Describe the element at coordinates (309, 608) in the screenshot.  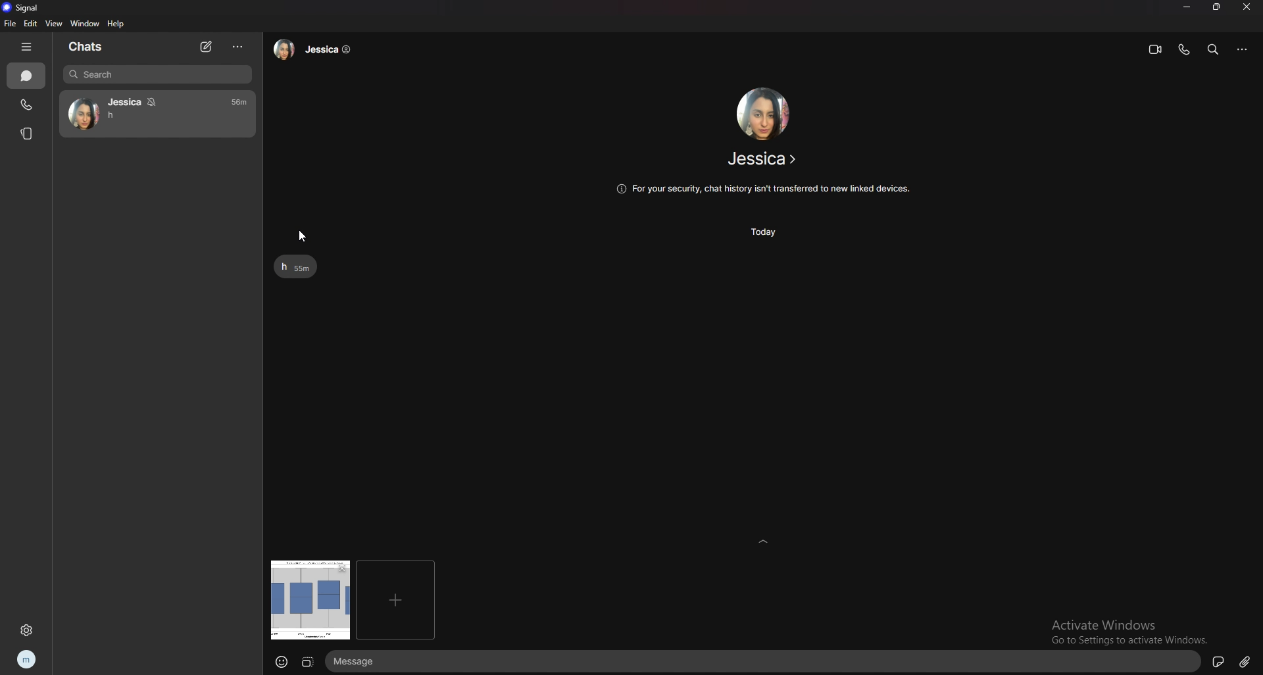
I see `photo` at that location.